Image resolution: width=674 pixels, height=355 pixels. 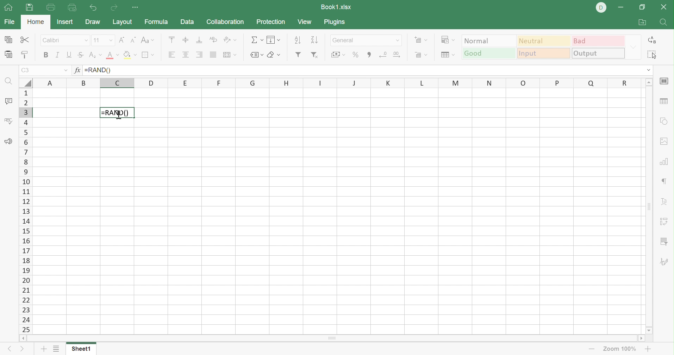 What do you see at coordinates (665, 243) in the screenshot?
I see `Slicer settings` at bounding box center [665, 243].